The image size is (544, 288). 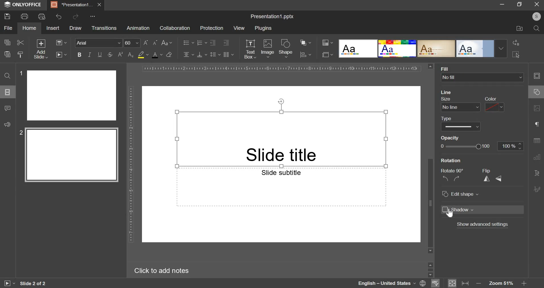 What do you see at coordinates (423, 283) in the screenshot?
I see `set document language` at bounding box center [423, 283].